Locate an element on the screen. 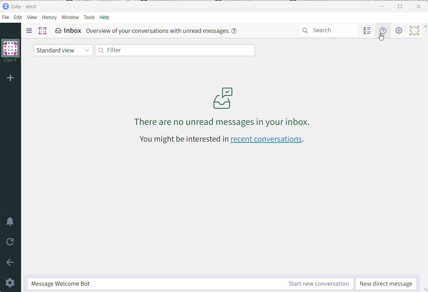 The height and width of the screenshot is (292, 428). Help is located at coordinates (105, 18).